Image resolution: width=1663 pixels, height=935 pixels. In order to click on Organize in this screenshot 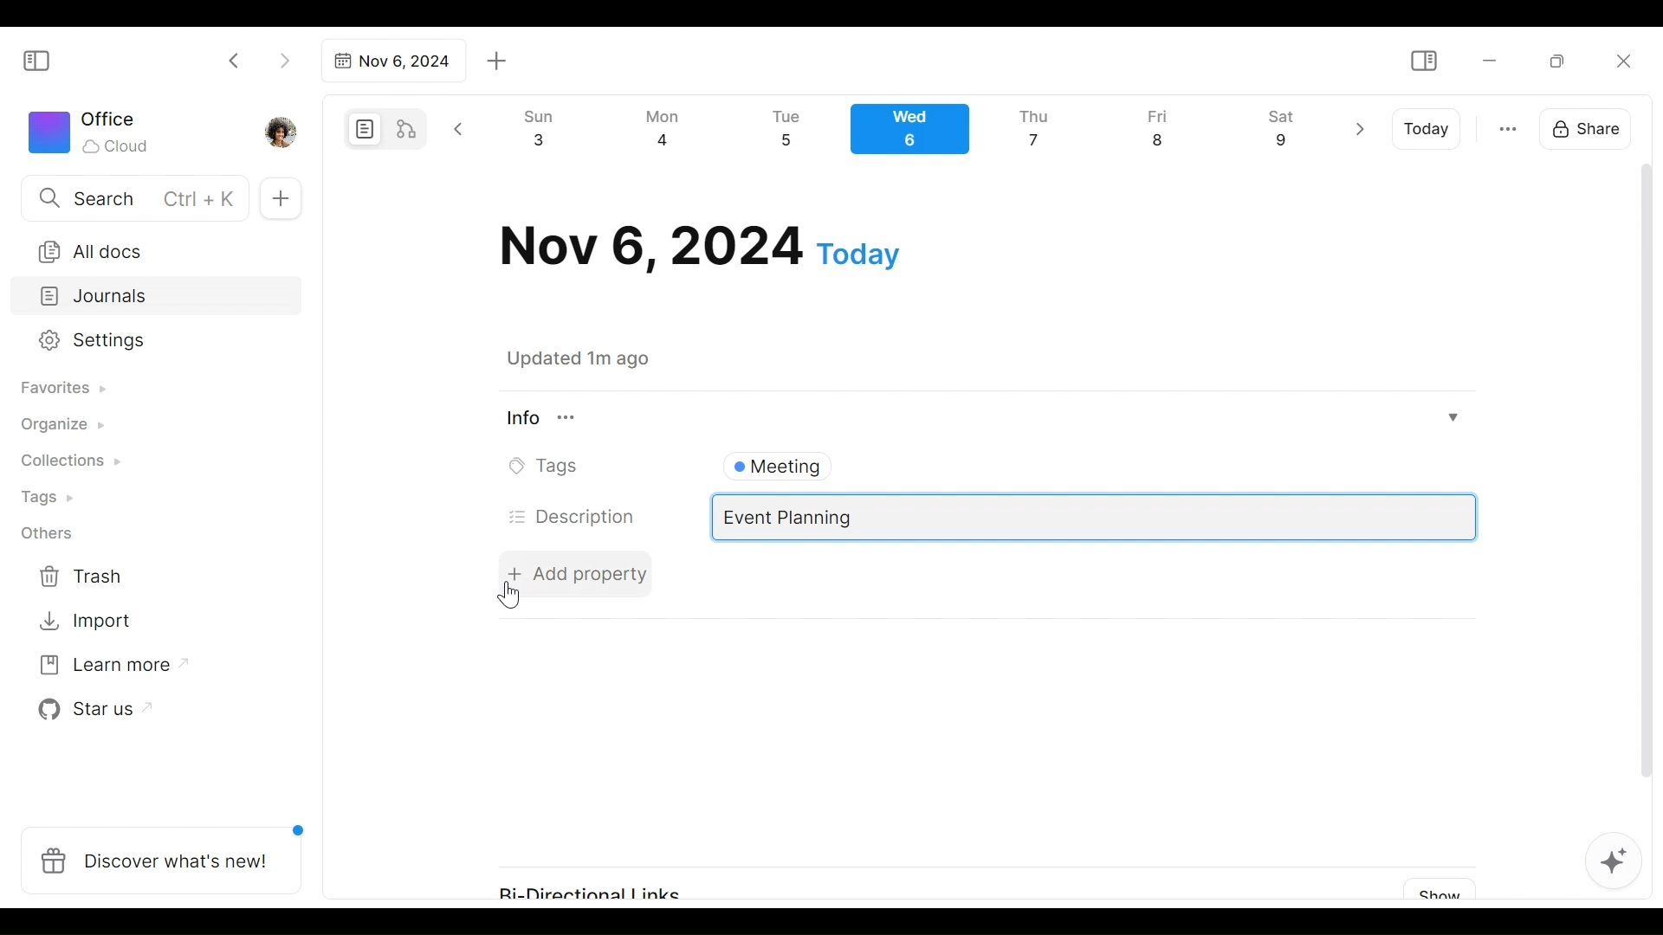, I will do `click(61, 426)`.